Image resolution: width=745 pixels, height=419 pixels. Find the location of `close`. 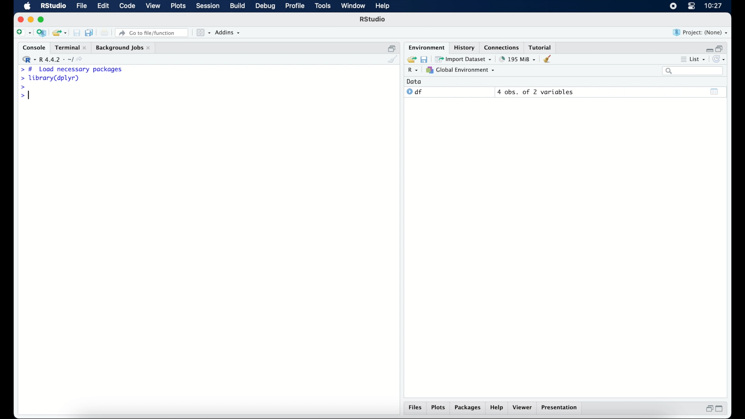

close is located at coordinates (21, 19).